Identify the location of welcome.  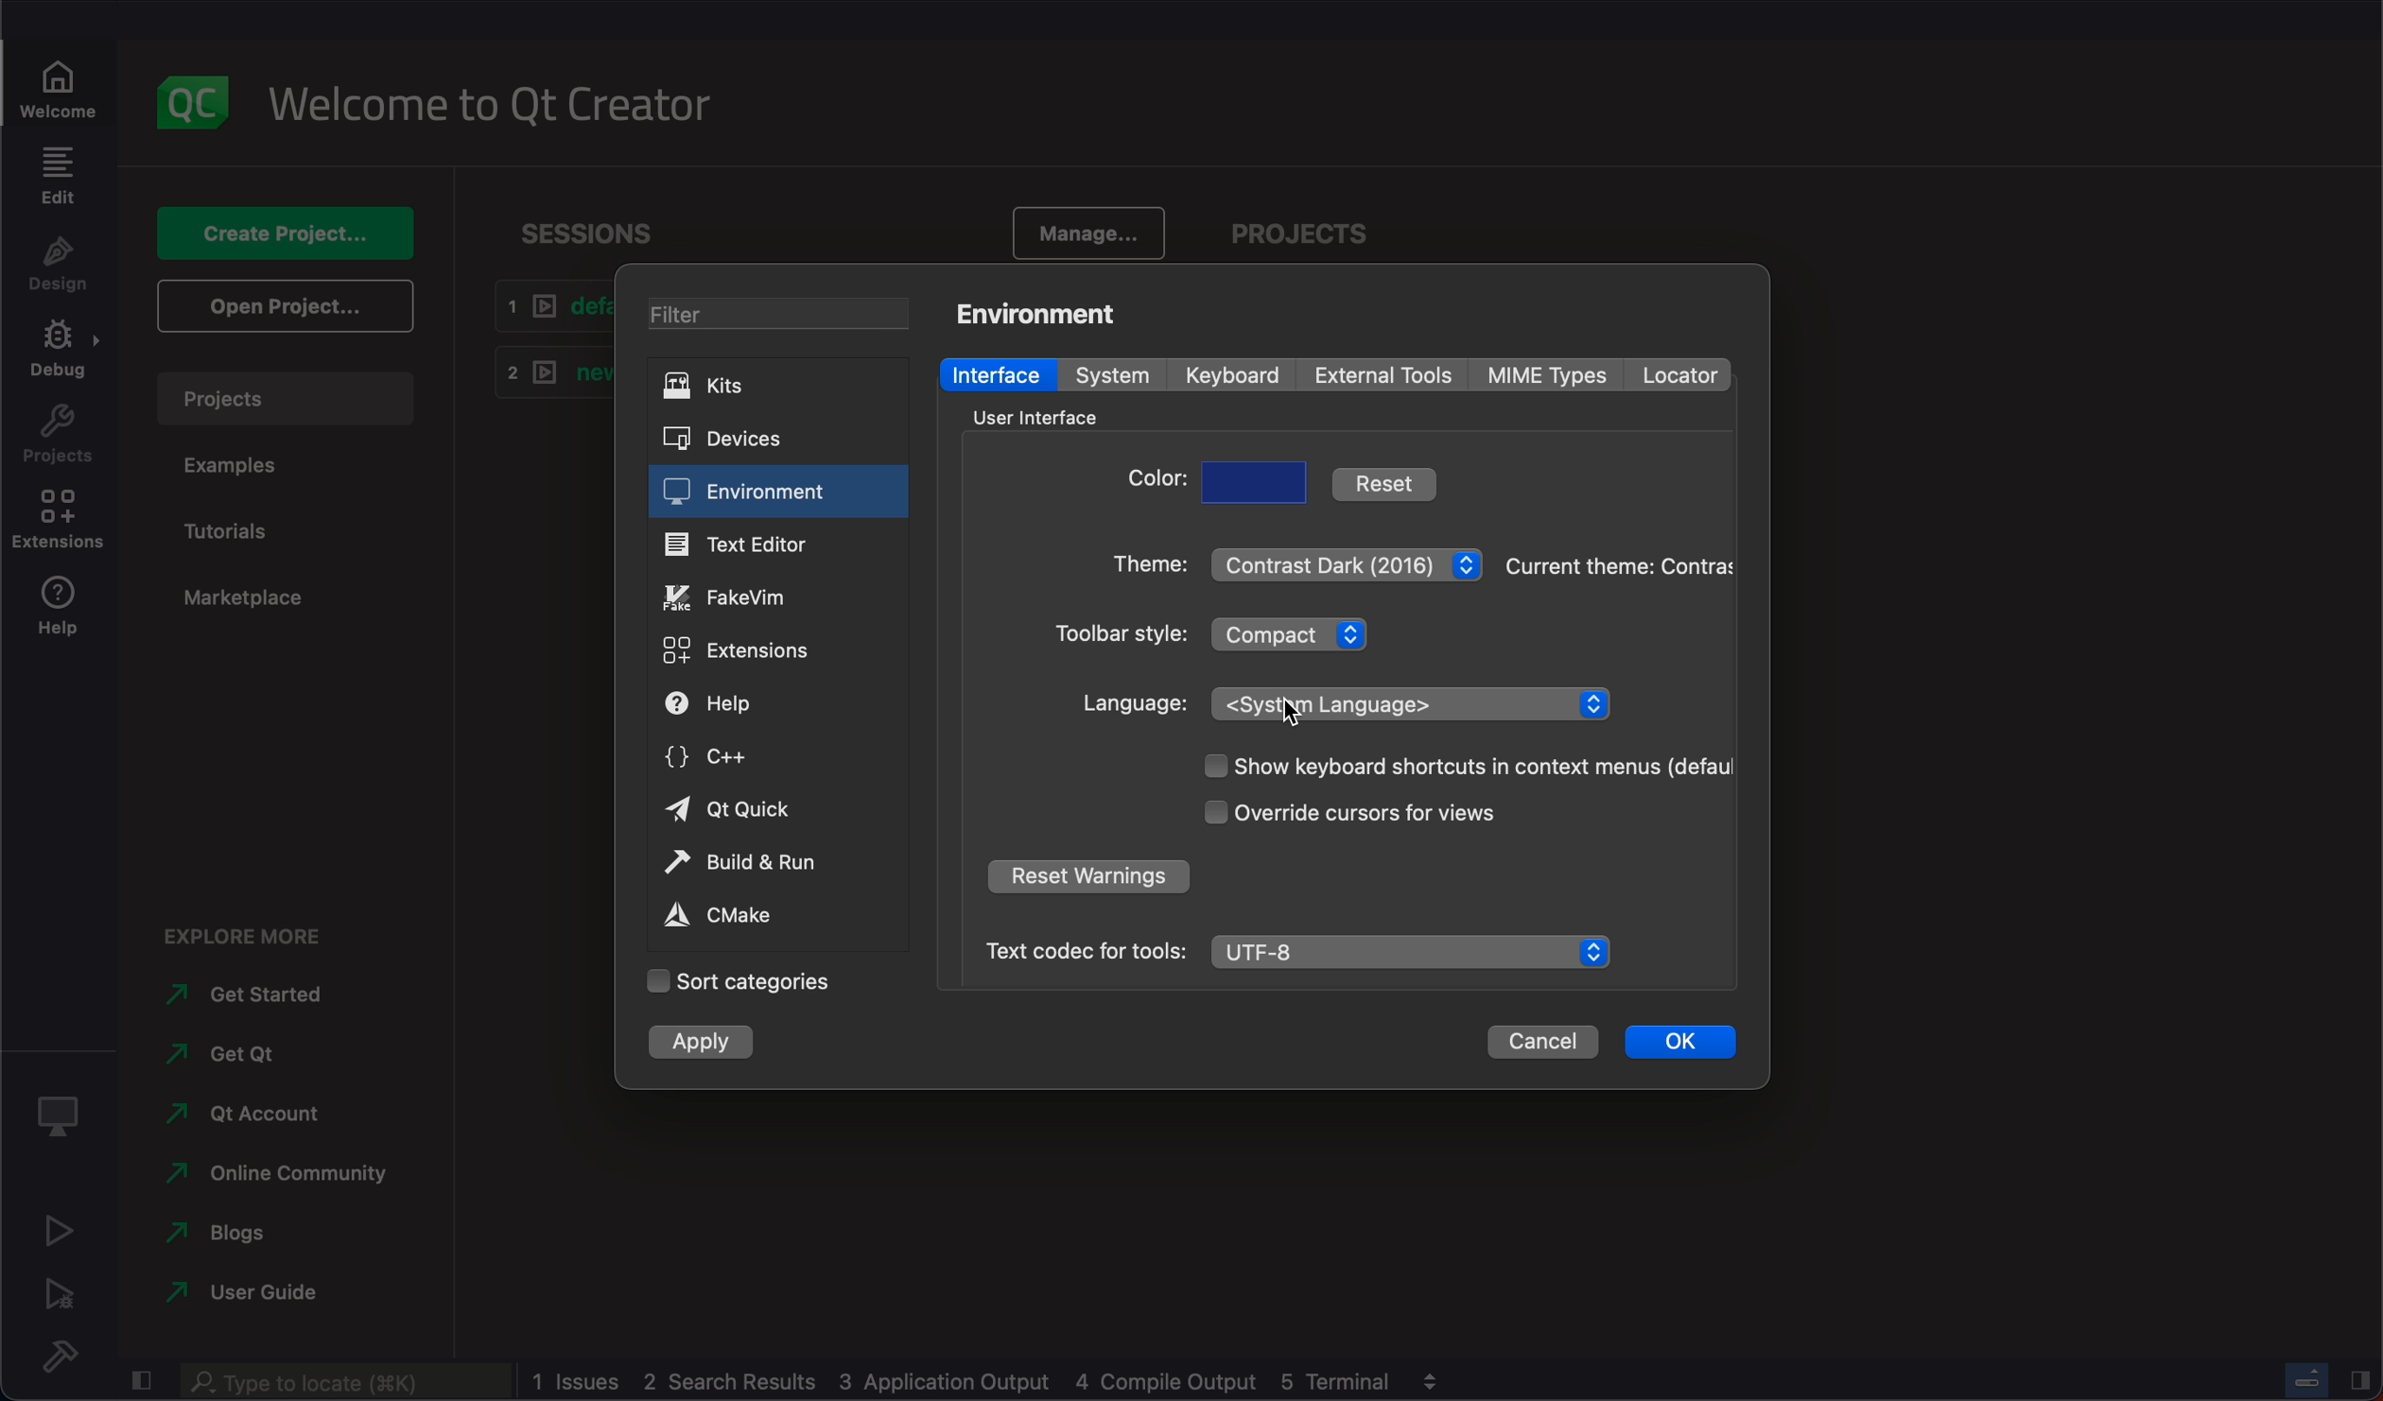
(61, 87).